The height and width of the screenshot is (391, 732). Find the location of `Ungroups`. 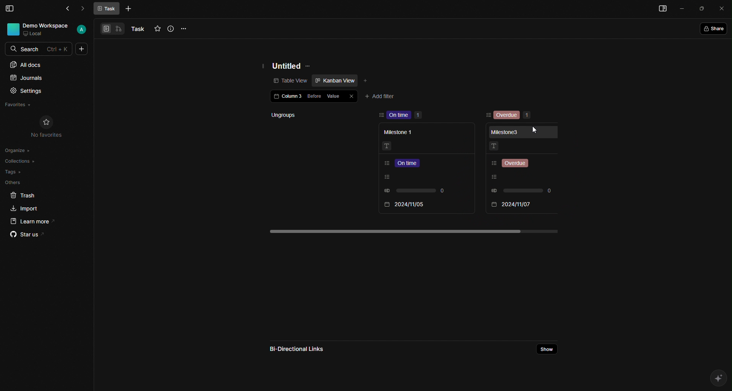

Ungroups is located at coordinates (304, 115).